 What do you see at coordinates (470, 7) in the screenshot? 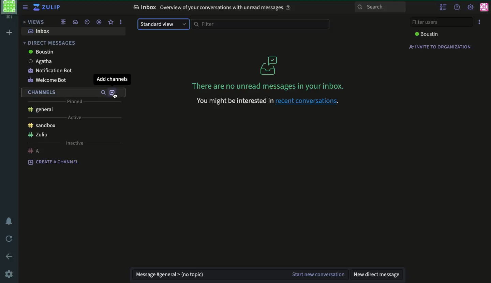
I see `settings` at bounding box center [470, 7].